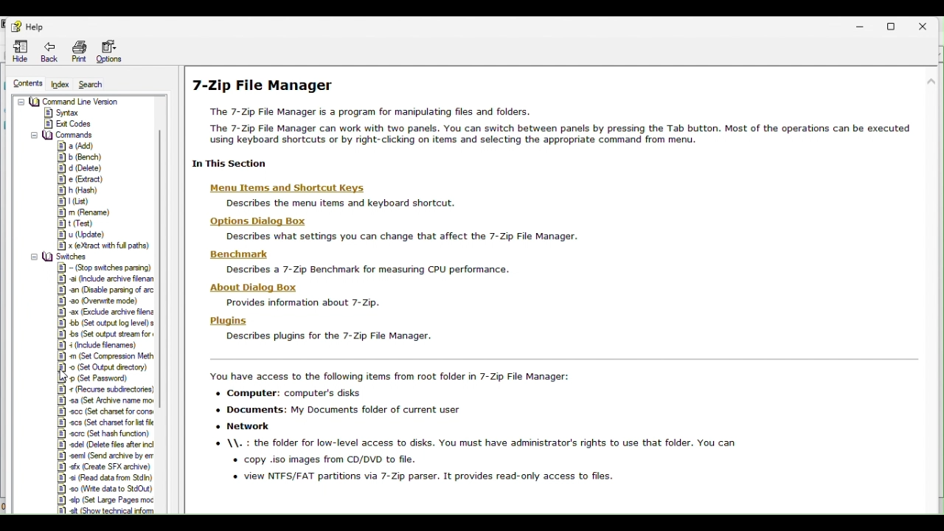 The height and width of the screenshot is (531, 944). What do you see at coordinates (103, 347) in the screenshot?
I see `Include filenames` at bounding box center [103, 347].